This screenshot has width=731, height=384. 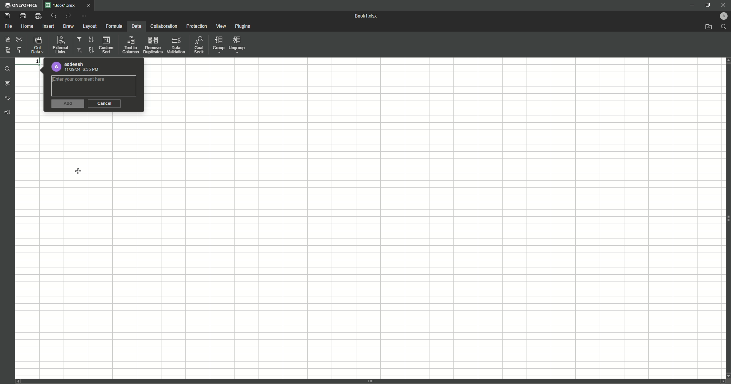 What do you see at coordinates (76, 67) in the screenshot?
I see `Profile details` at bounding box center [76, 67].